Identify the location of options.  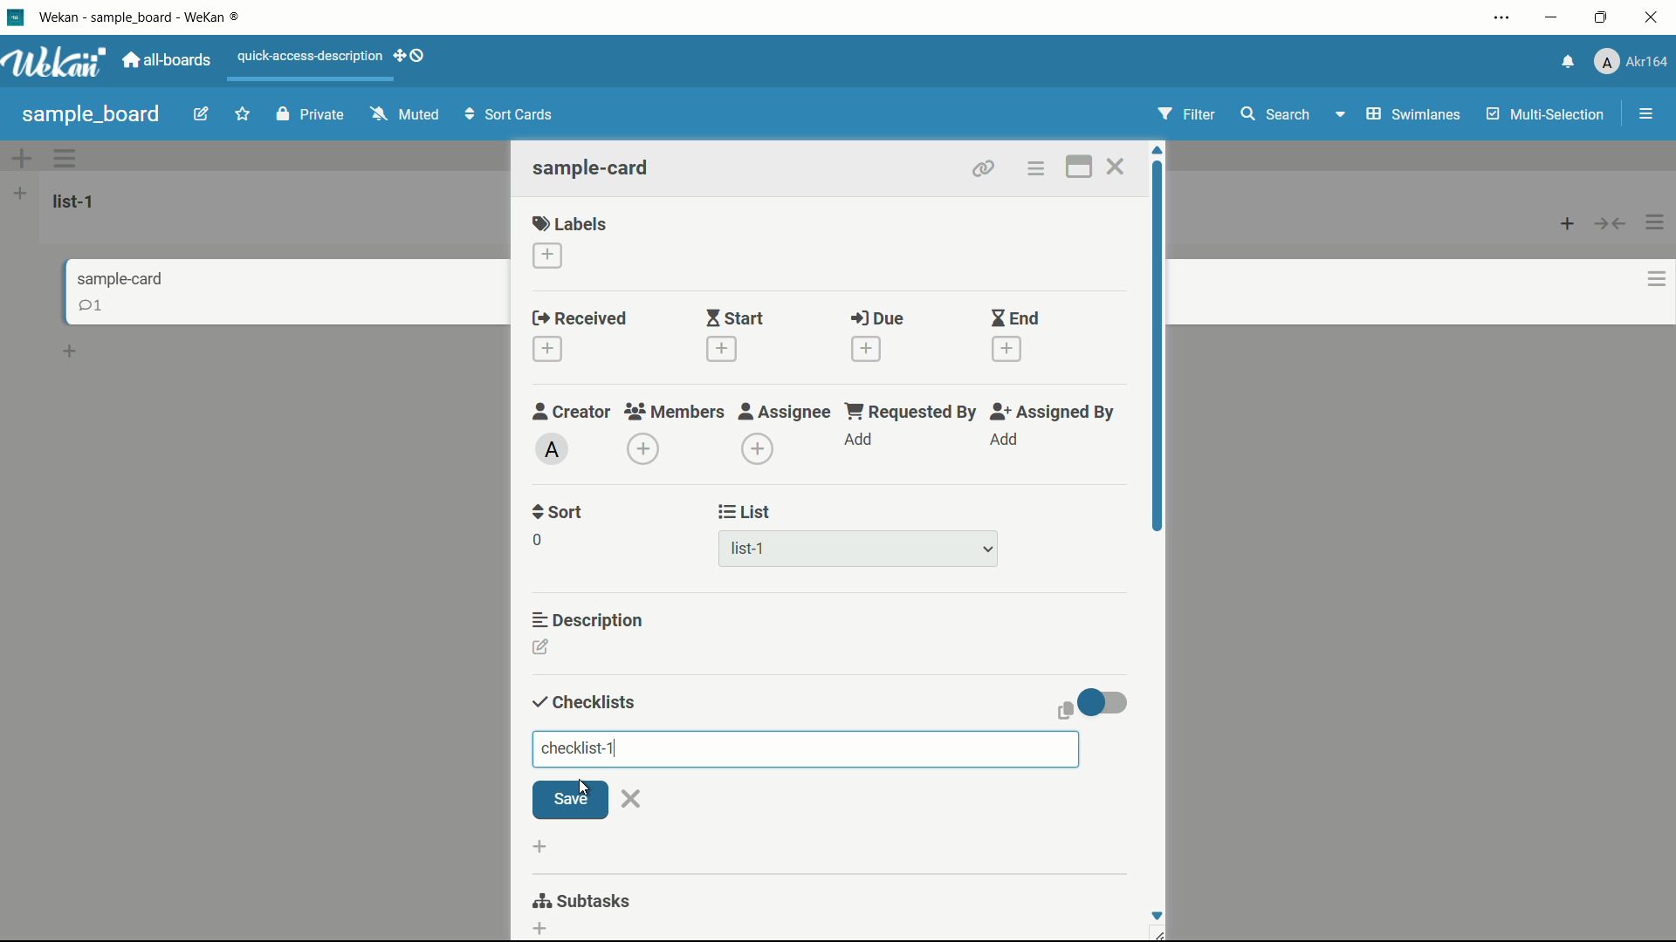
(1659, 218).